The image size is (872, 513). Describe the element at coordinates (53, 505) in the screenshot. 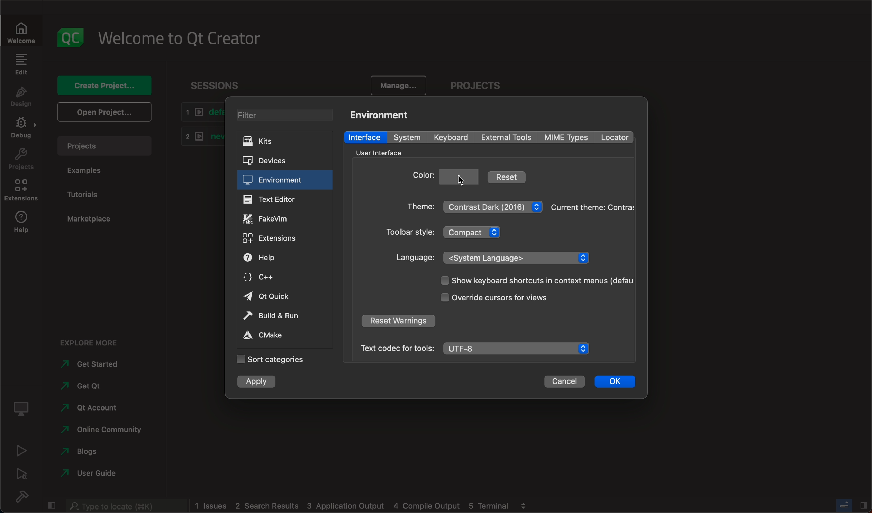

I see `close slidebar` at that location.